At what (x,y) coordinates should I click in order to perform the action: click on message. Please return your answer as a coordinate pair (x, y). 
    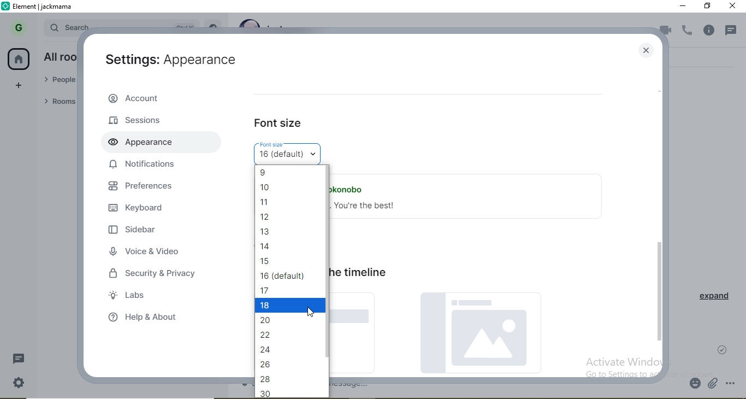
    Looking at the image, I should click on (22, 359).